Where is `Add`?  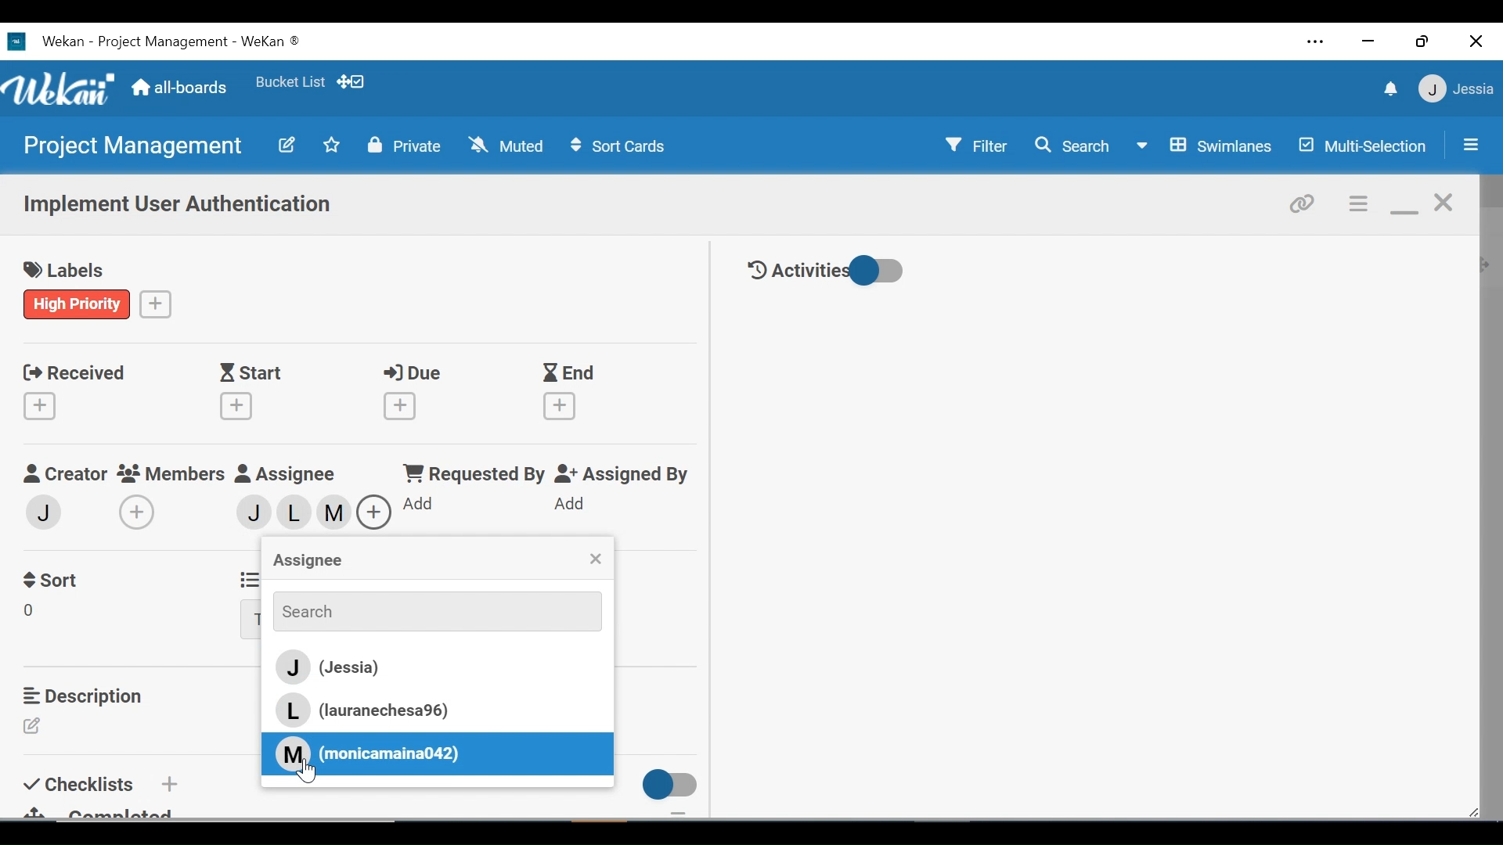 Add is located at coordinates (415, 504).